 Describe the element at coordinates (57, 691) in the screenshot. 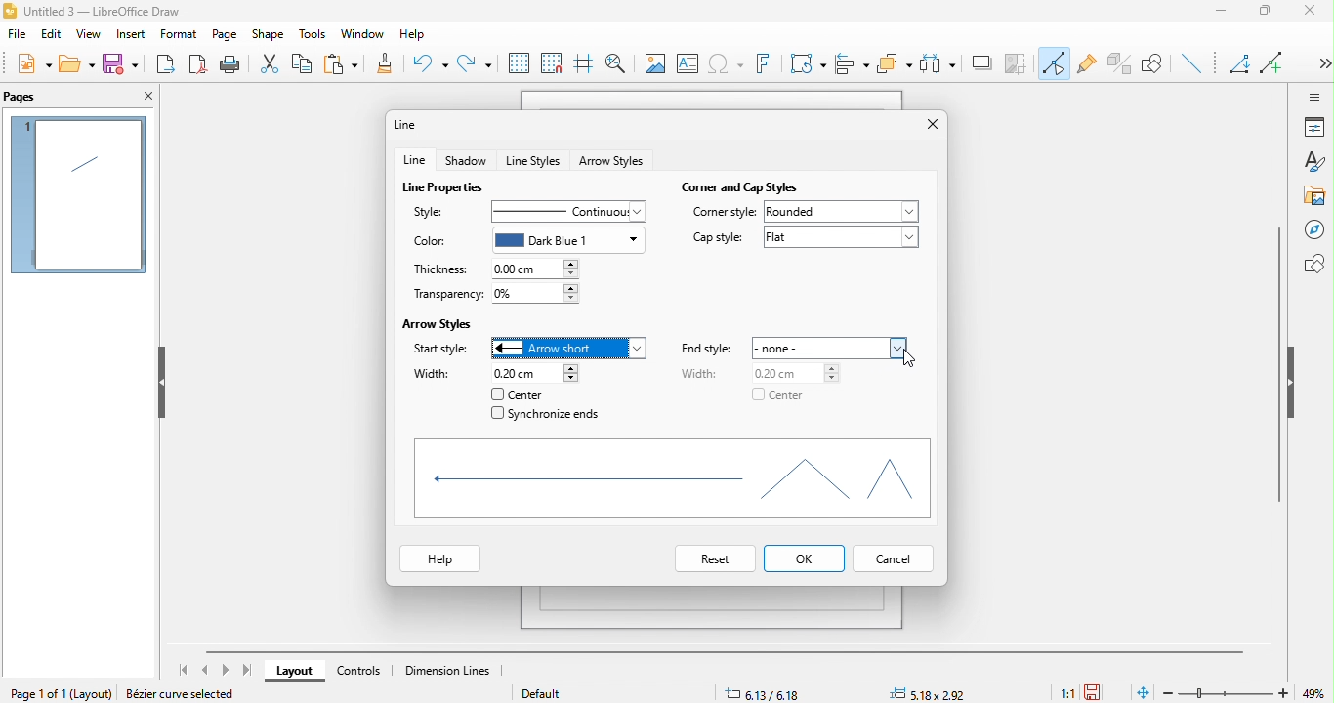

I see `page 1 of 1 (Layout)` at that location.